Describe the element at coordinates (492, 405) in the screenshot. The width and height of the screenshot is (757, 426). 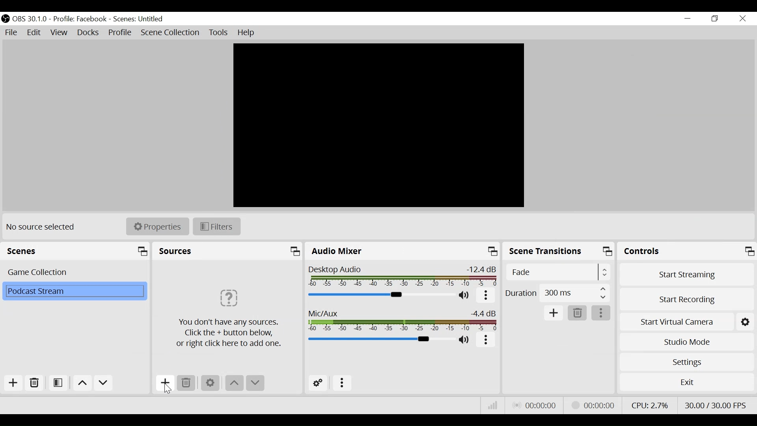
I see `Bitrate` at that location.